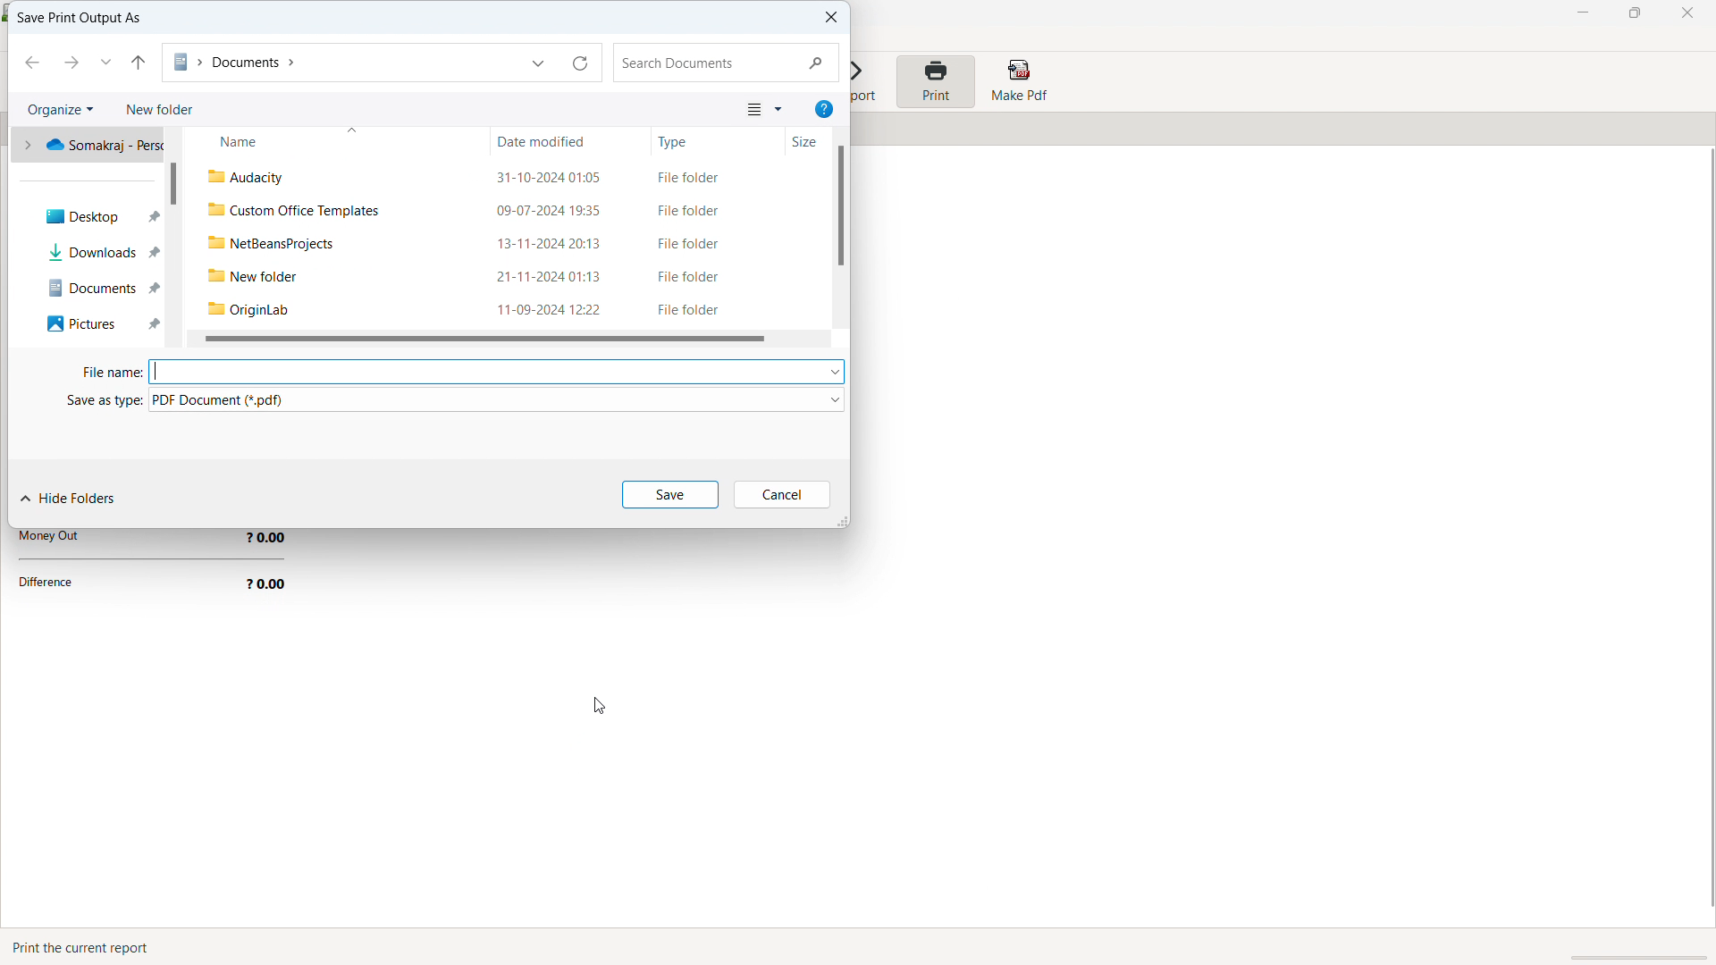 Image resolution: width=1716 pixels, height=965 pixels. I want to click on 3 New folder 21-11-2024 01:13 File folder, so click(498, 273).